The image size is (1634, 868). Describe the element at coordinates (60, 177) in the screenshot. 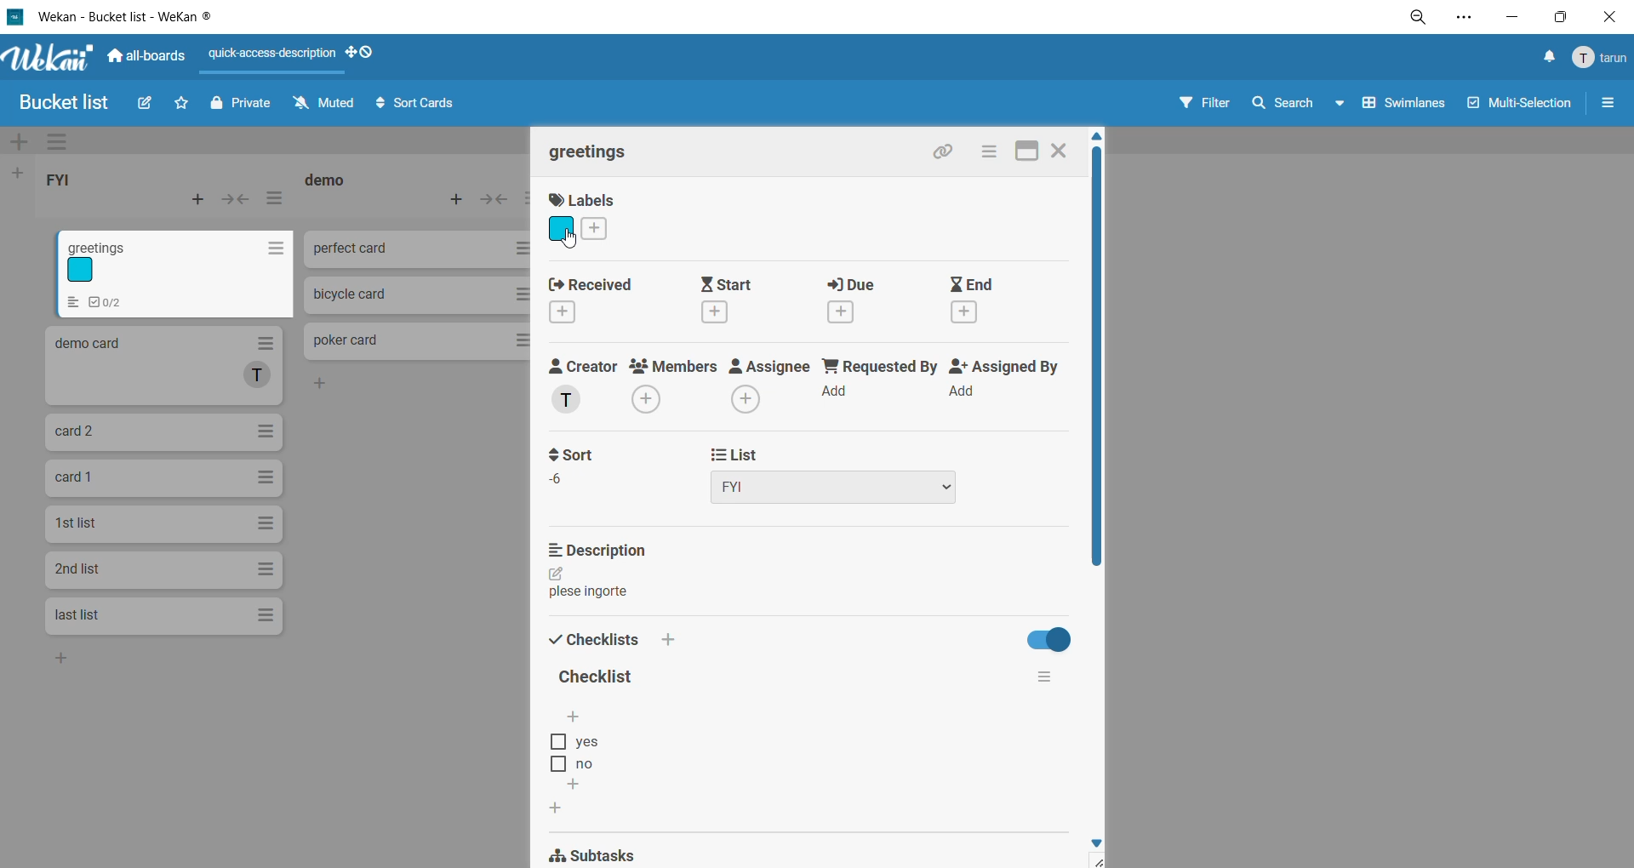

I see `FYI` at that location.